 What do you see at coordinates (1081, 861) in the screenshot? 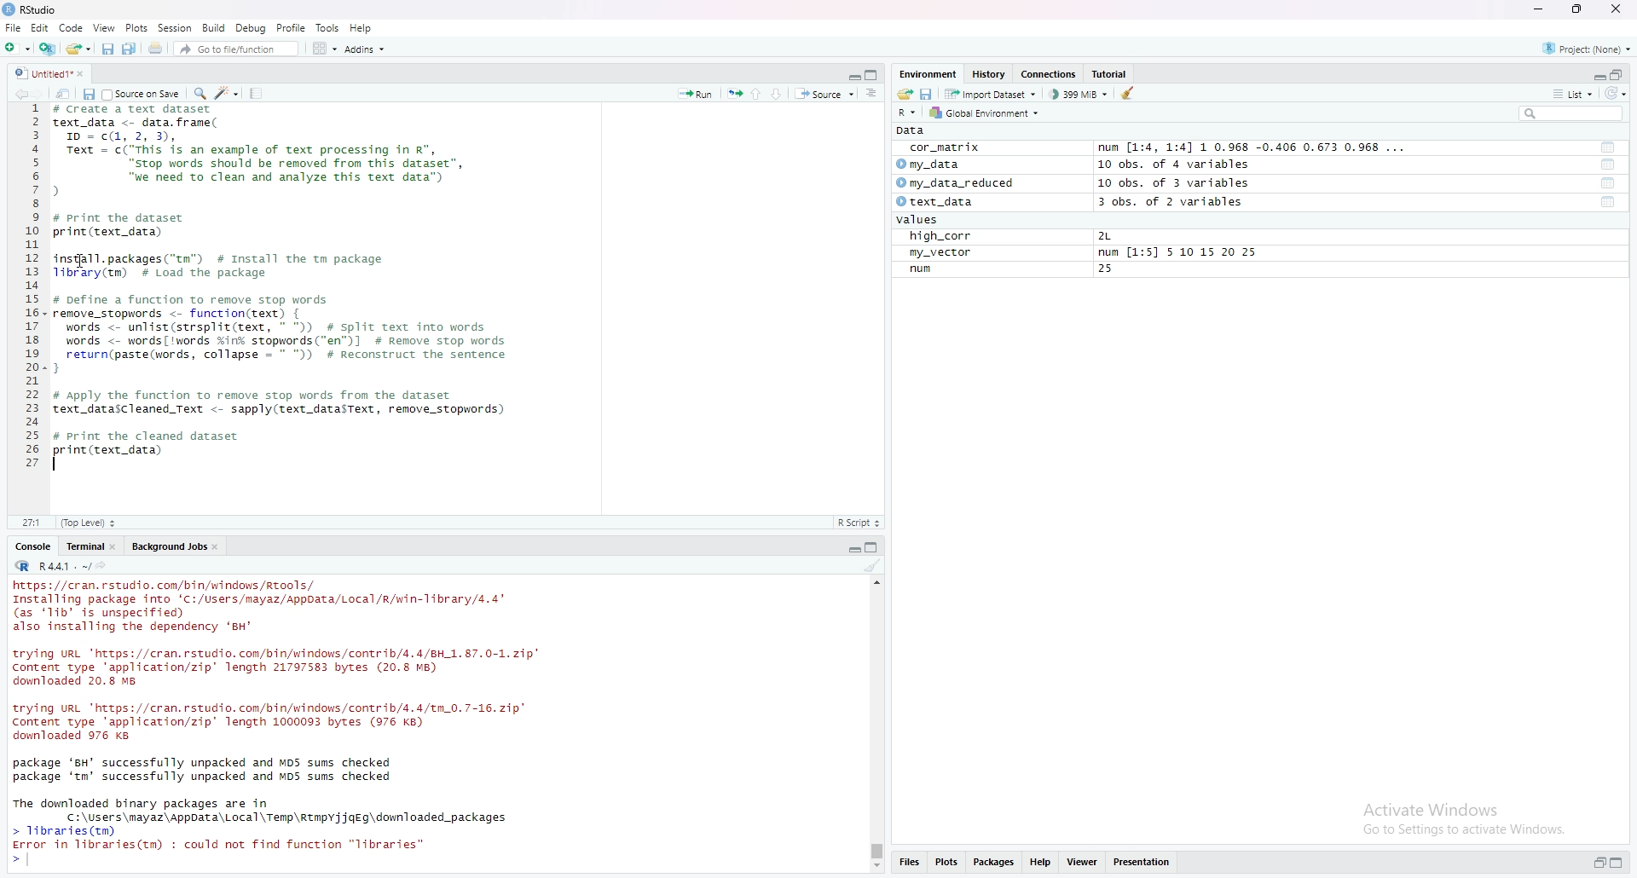
I see `viewer` at bounding box center [1081, 861].